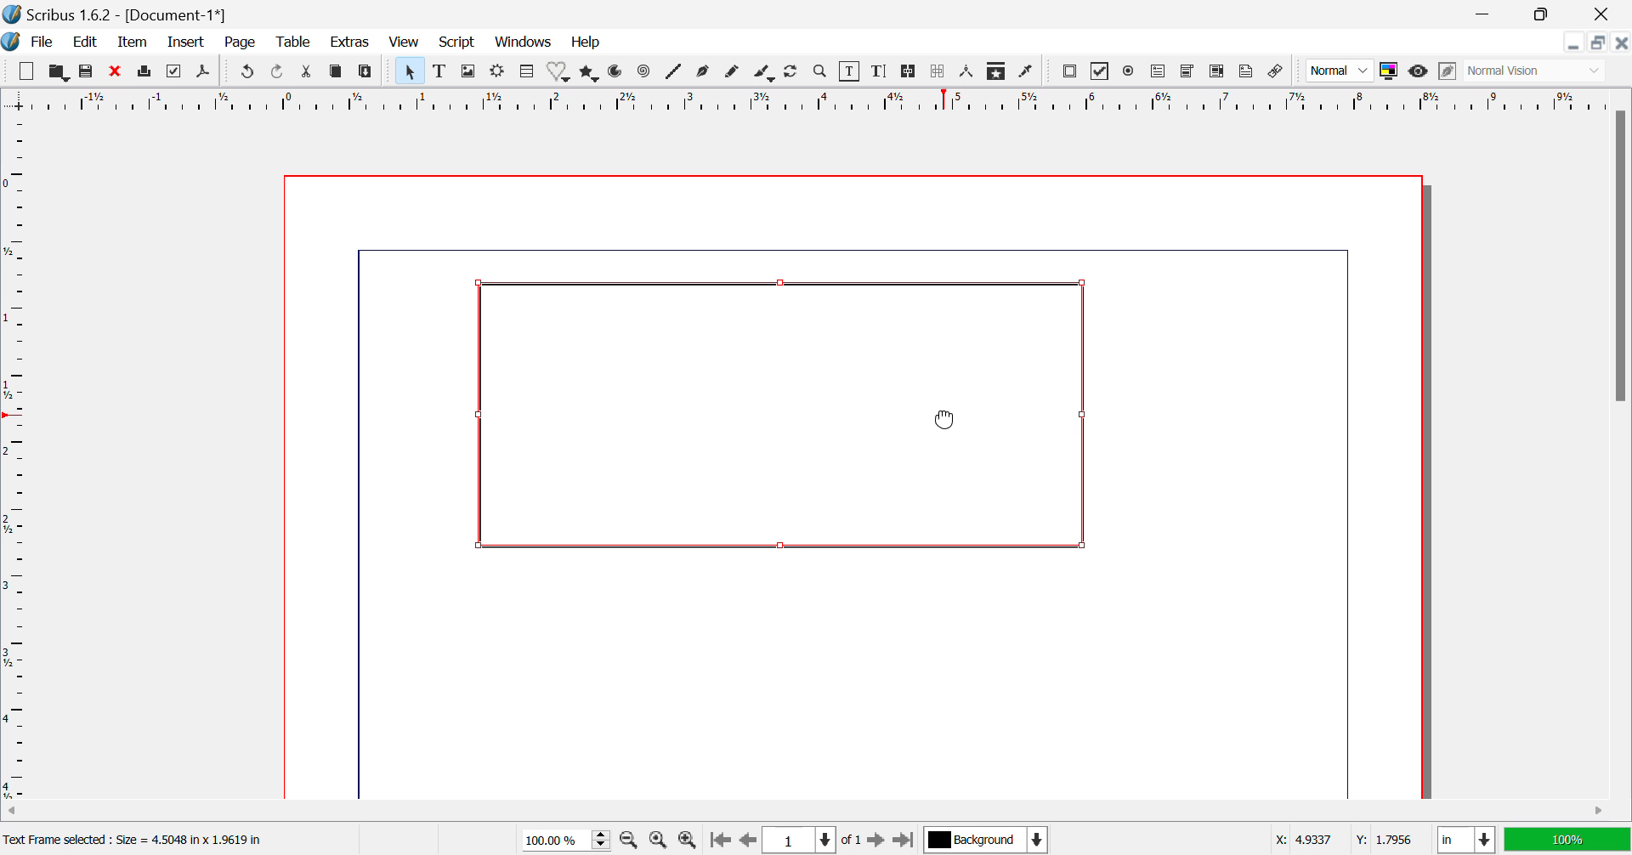 Image resolution: width=1632 pixels, height=855 pixels. What do you see at coordinates (1340, 73) in the screenshot?
I see `Normal` at bounding box center [1340, 73].